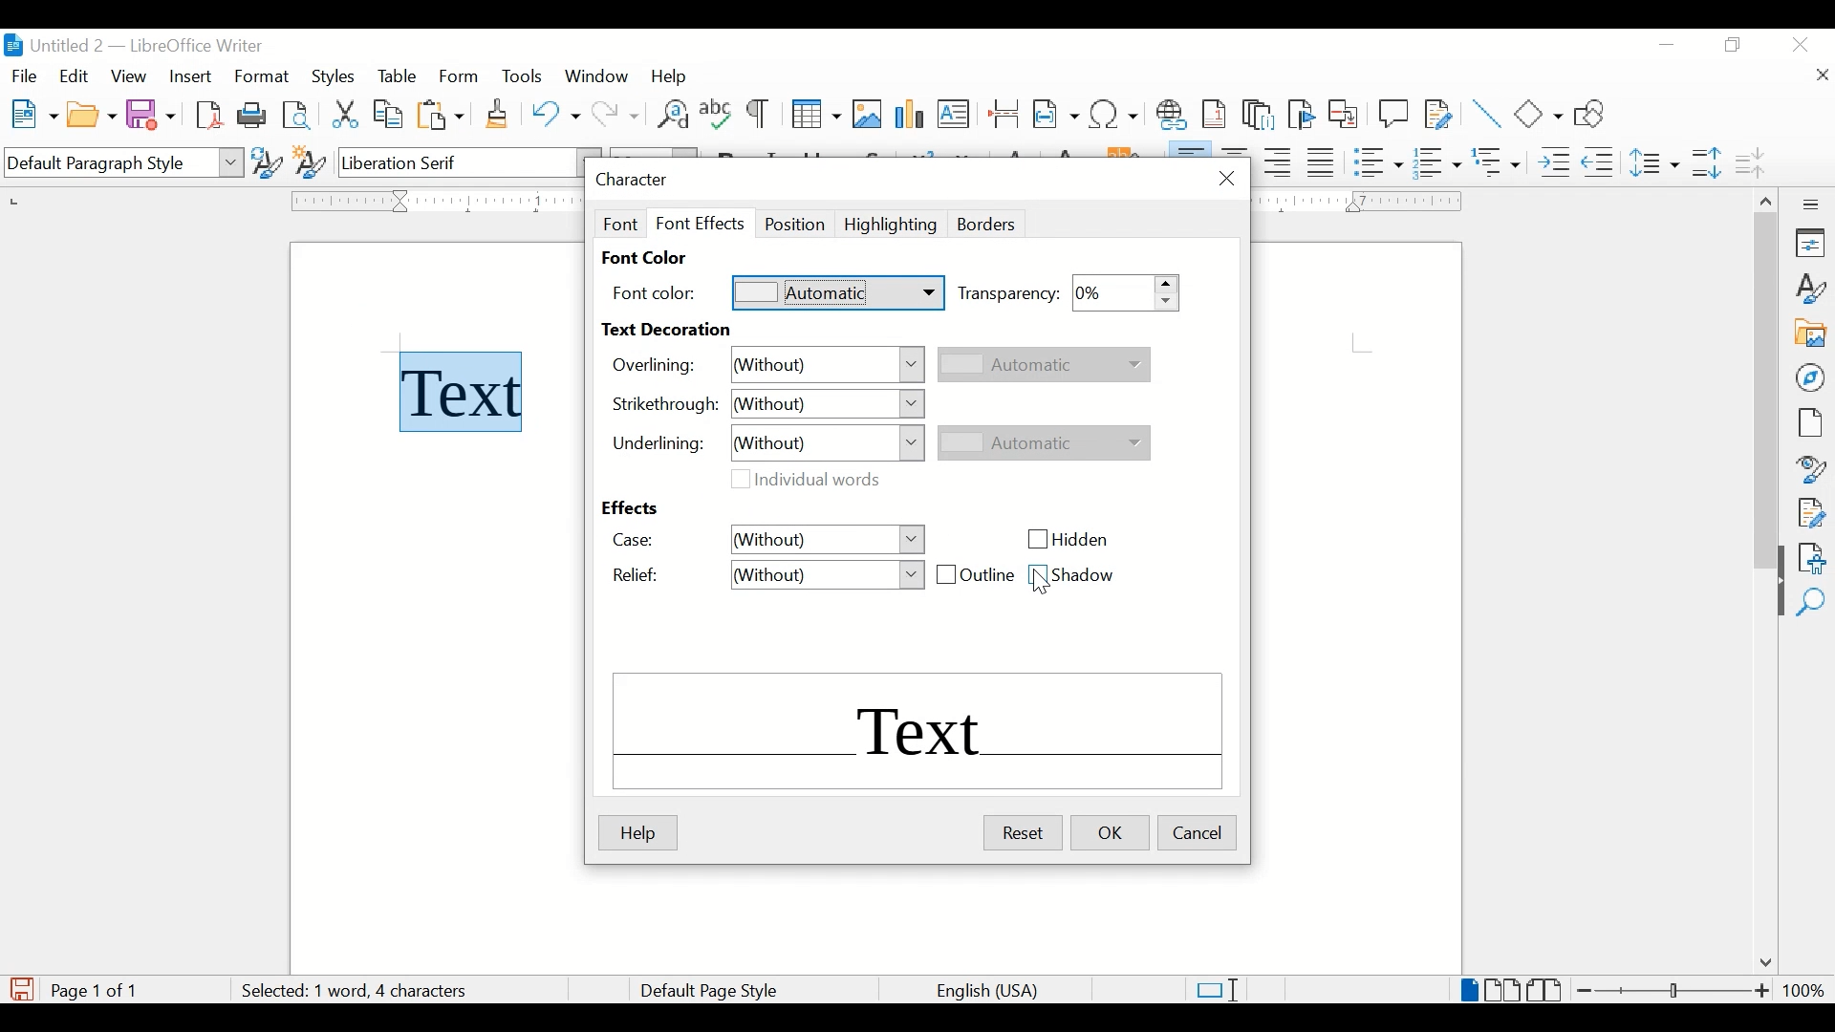  I want to click on fiel, so click(25, 77).